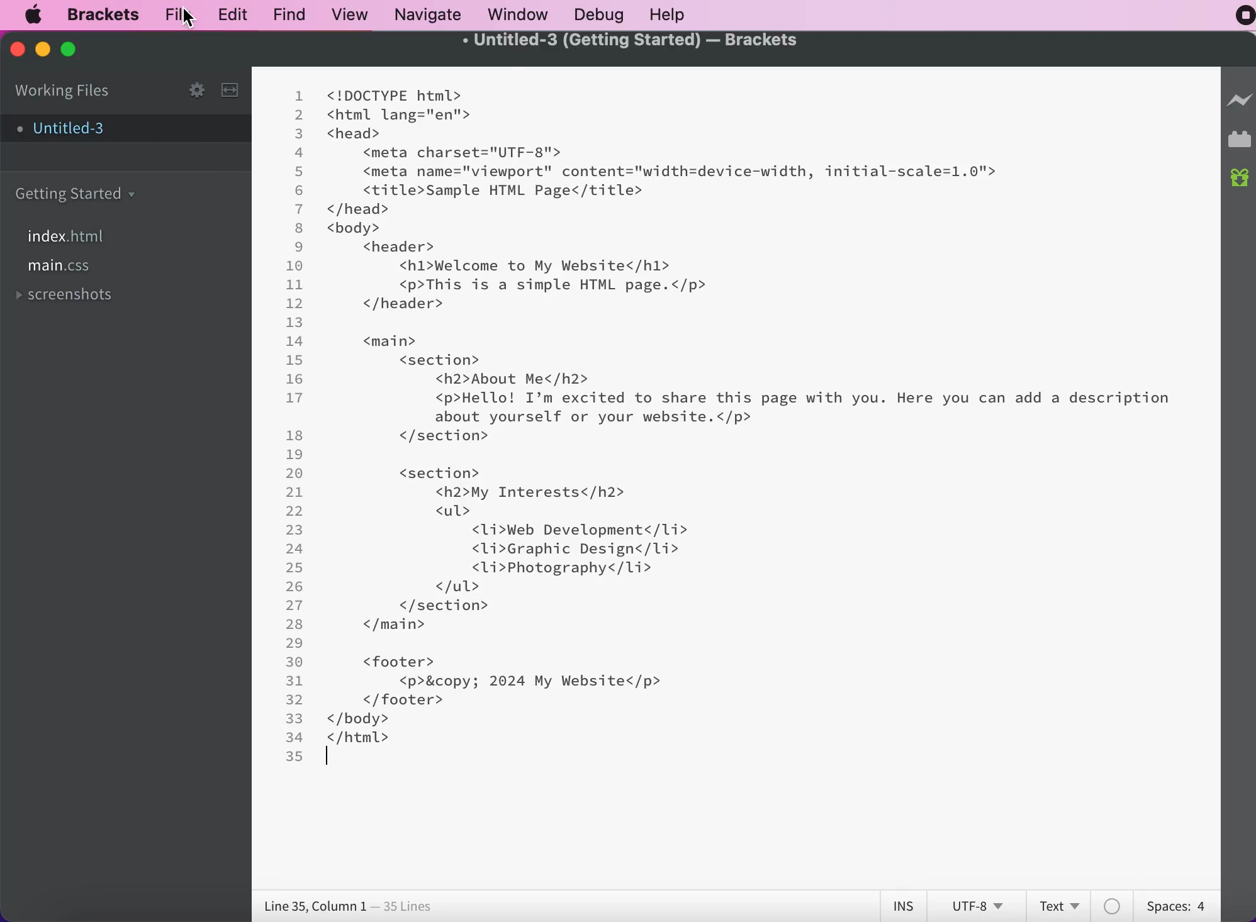  Describe the element at coordinates (294, 643) in the screenshot. I see `29` at that location.